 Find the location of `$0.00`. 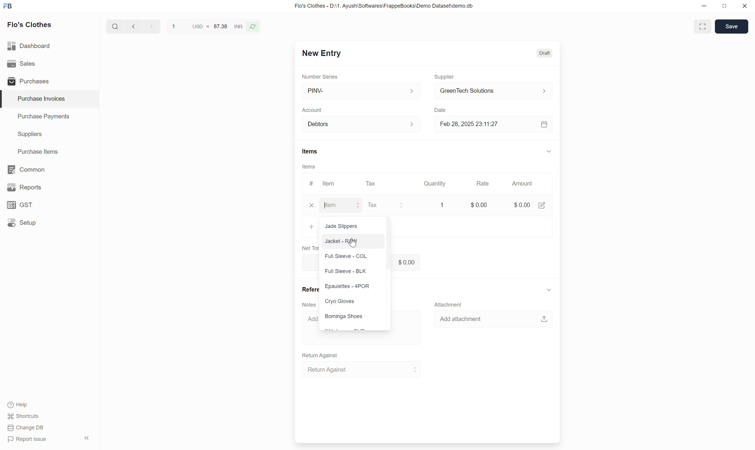

$0.00 is located at coordinates (522, 205).